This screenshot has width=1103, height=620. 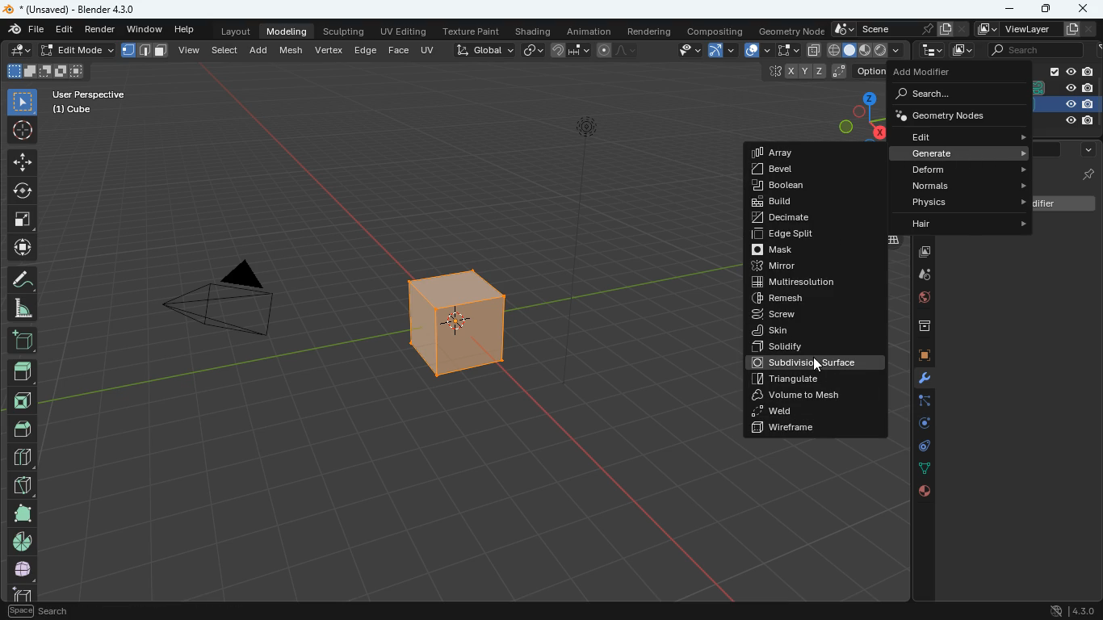 What do you see at coordinates (808, 381) in the screenshot?
I see `triangulate` at bounding box center [808, 381].